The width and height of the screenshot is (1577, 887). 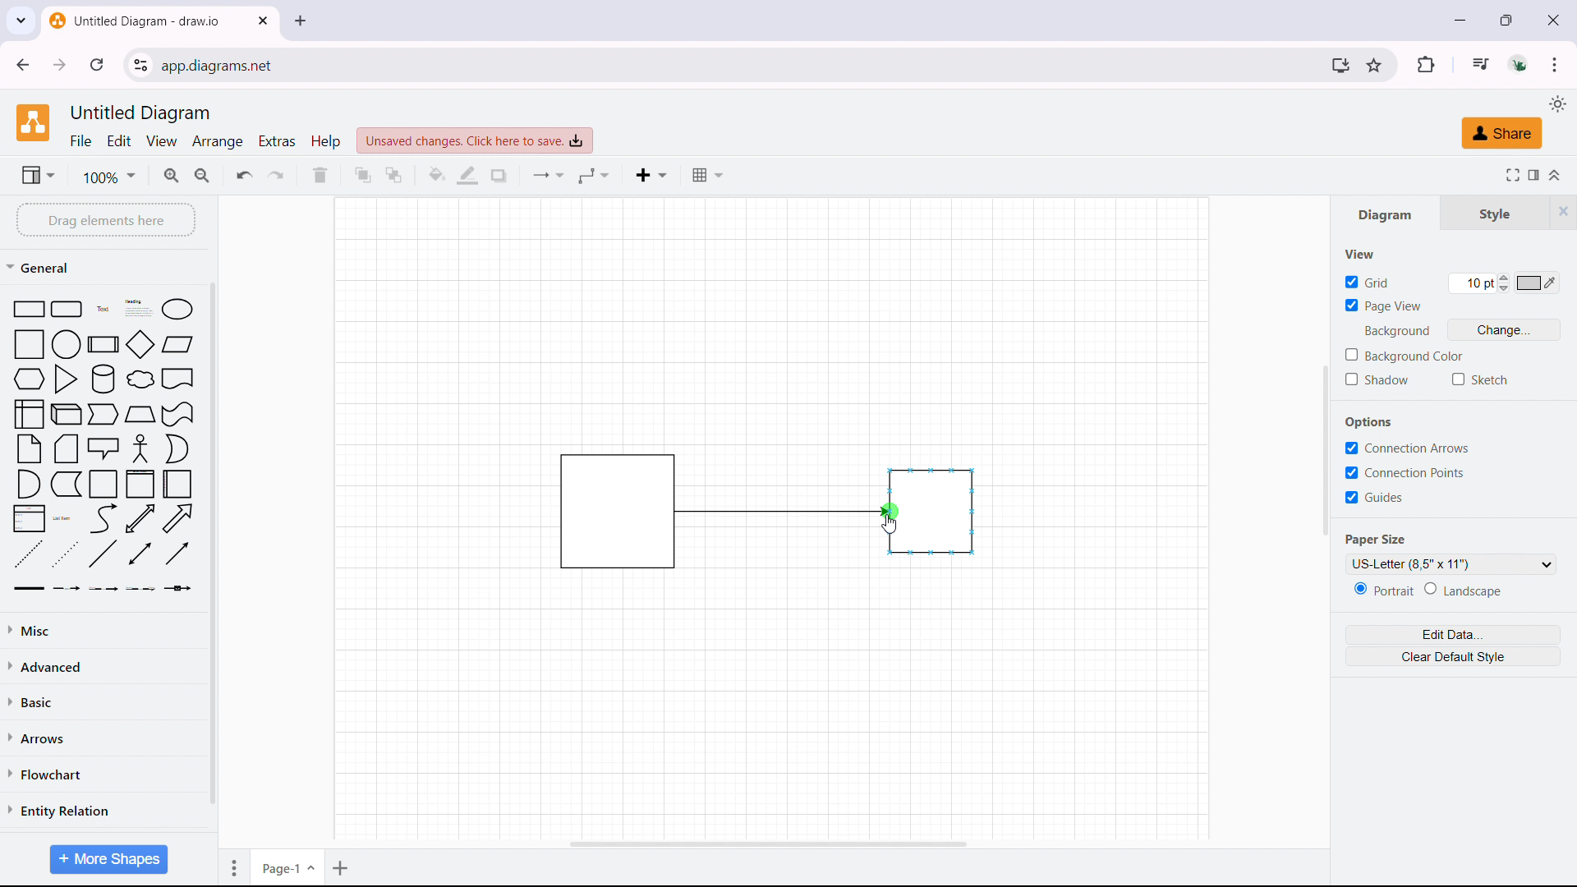 What do you see at coordinates (1538, 283) in the screenshot?
I see `grid color` at bounding box center [1538, 283].